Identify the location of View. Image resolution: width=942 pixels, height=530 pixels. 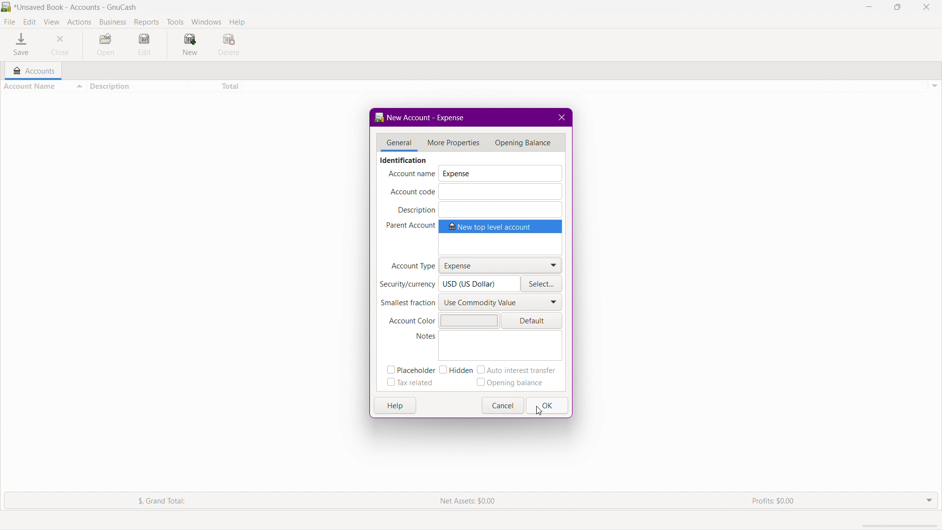
(53, 21).